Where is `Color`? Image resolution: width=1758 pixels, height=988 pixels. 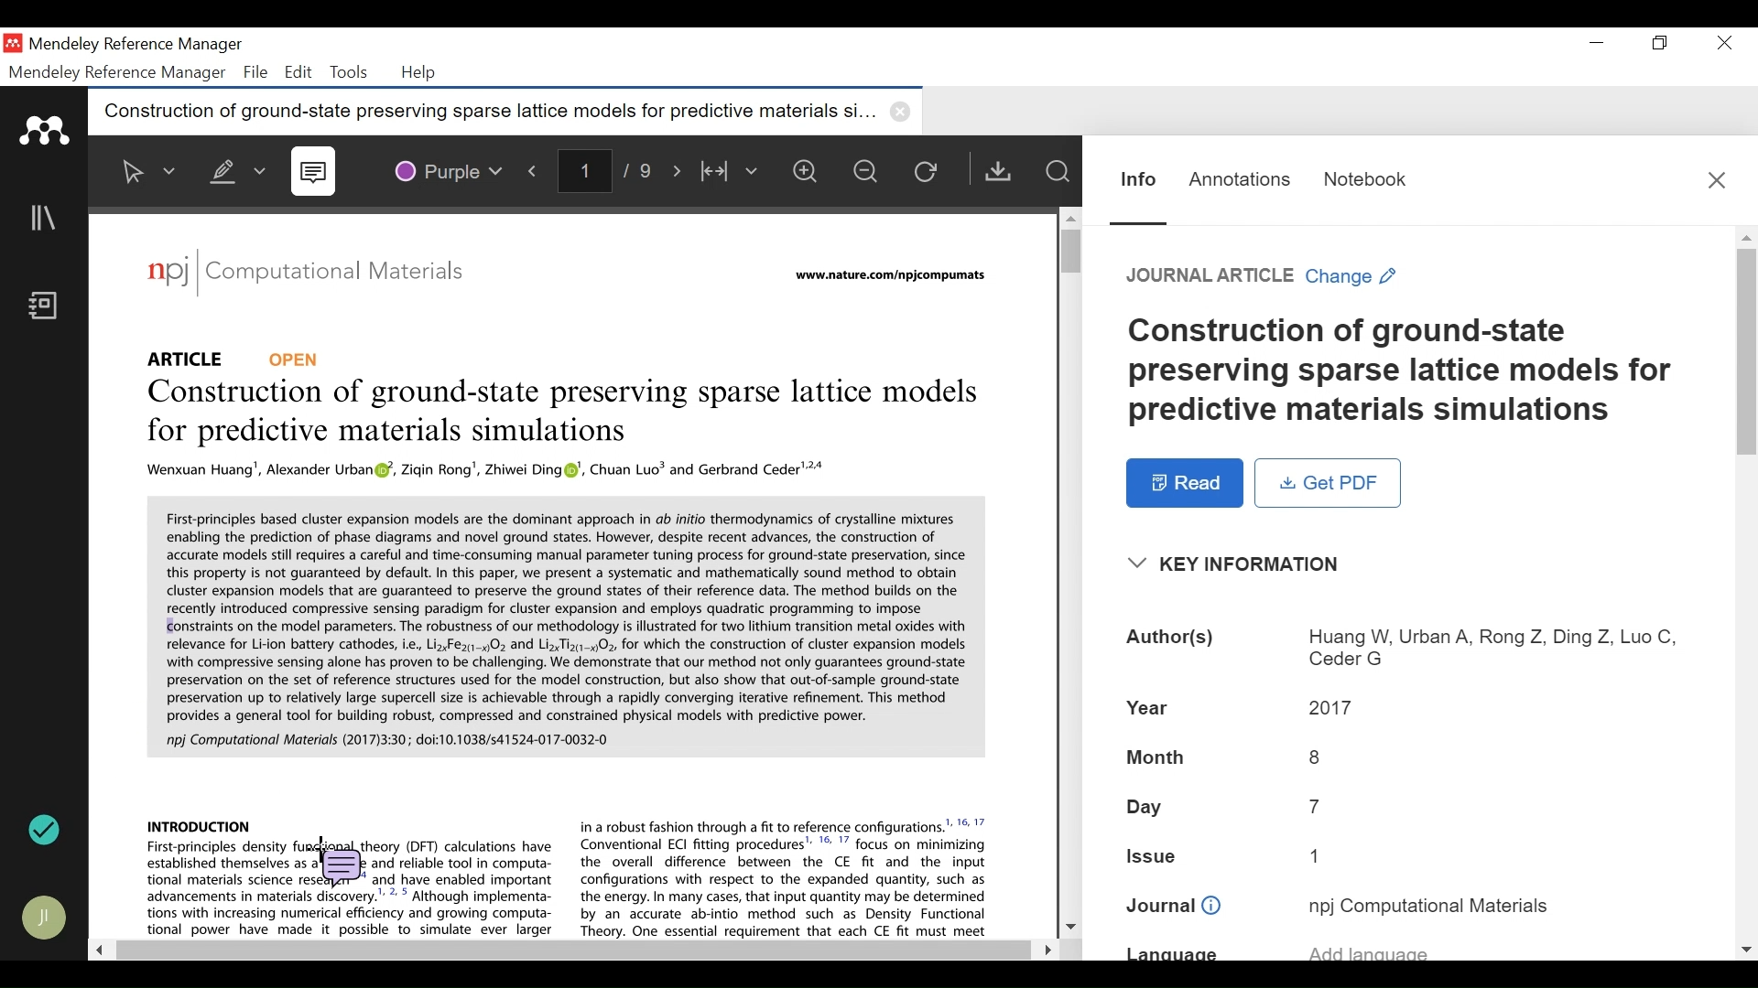 Color is located at coordinates (450, 169).